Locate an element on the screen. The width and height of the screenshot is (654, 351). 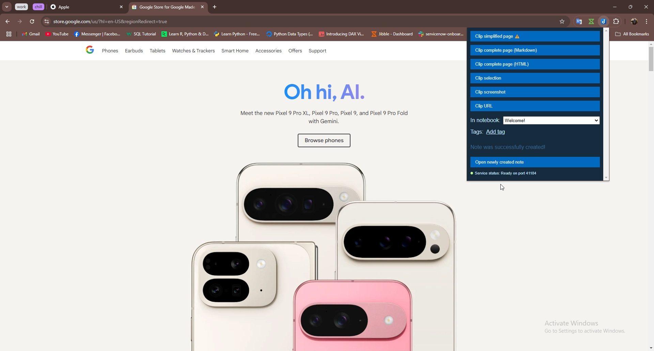
Tablets is located at coordinates (157, 52).